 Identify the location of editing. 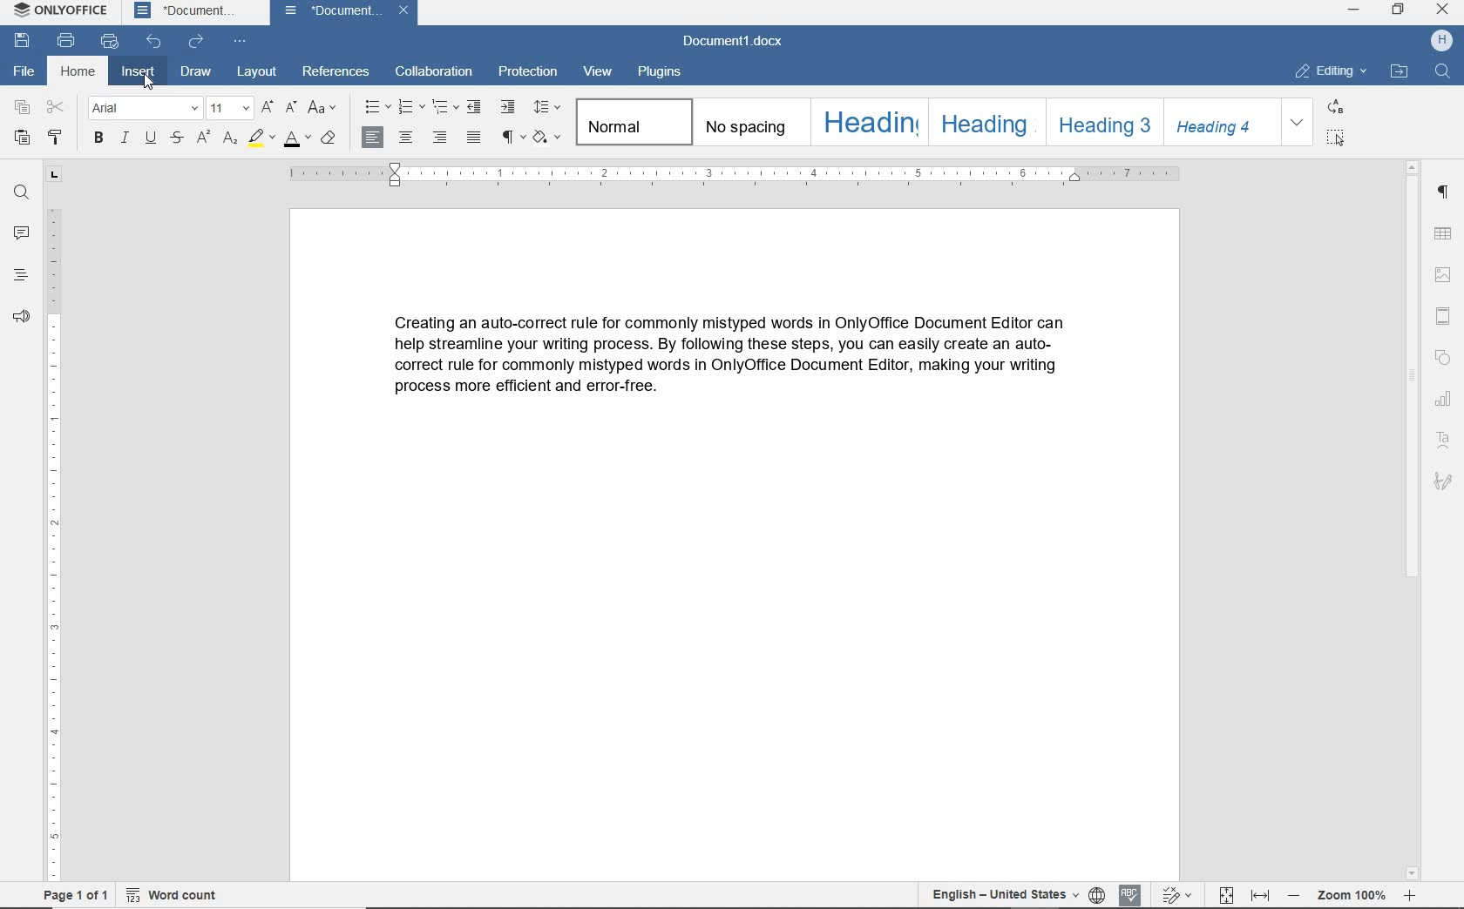
(1330, 71).